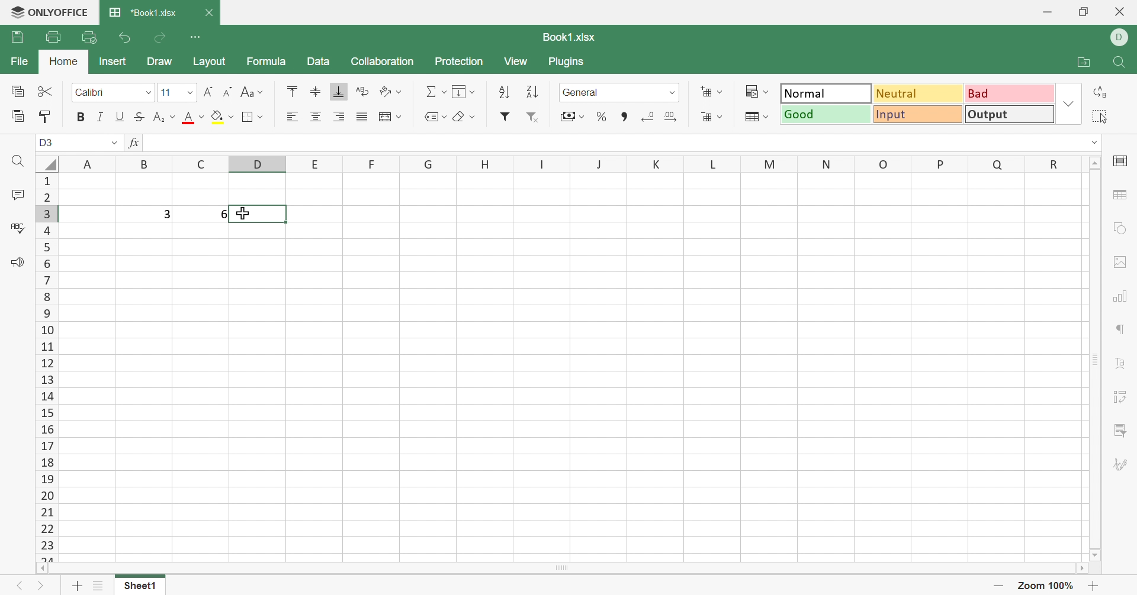  I want to click on Cut, so click(45, 91).